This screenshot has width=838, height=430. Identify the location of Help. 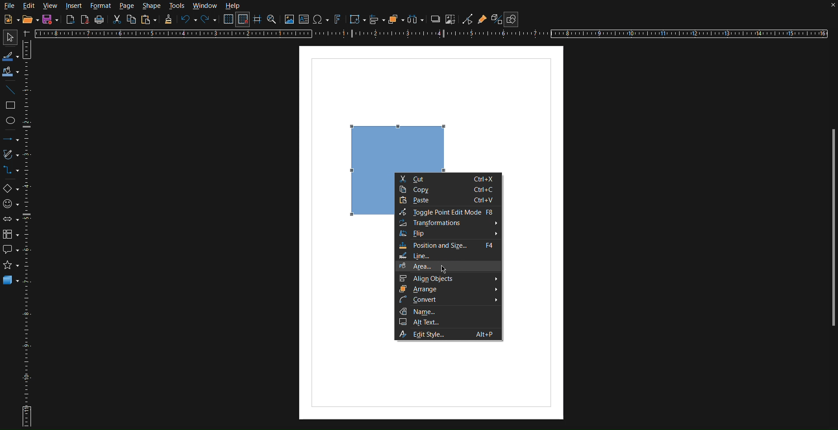
(234, 6).